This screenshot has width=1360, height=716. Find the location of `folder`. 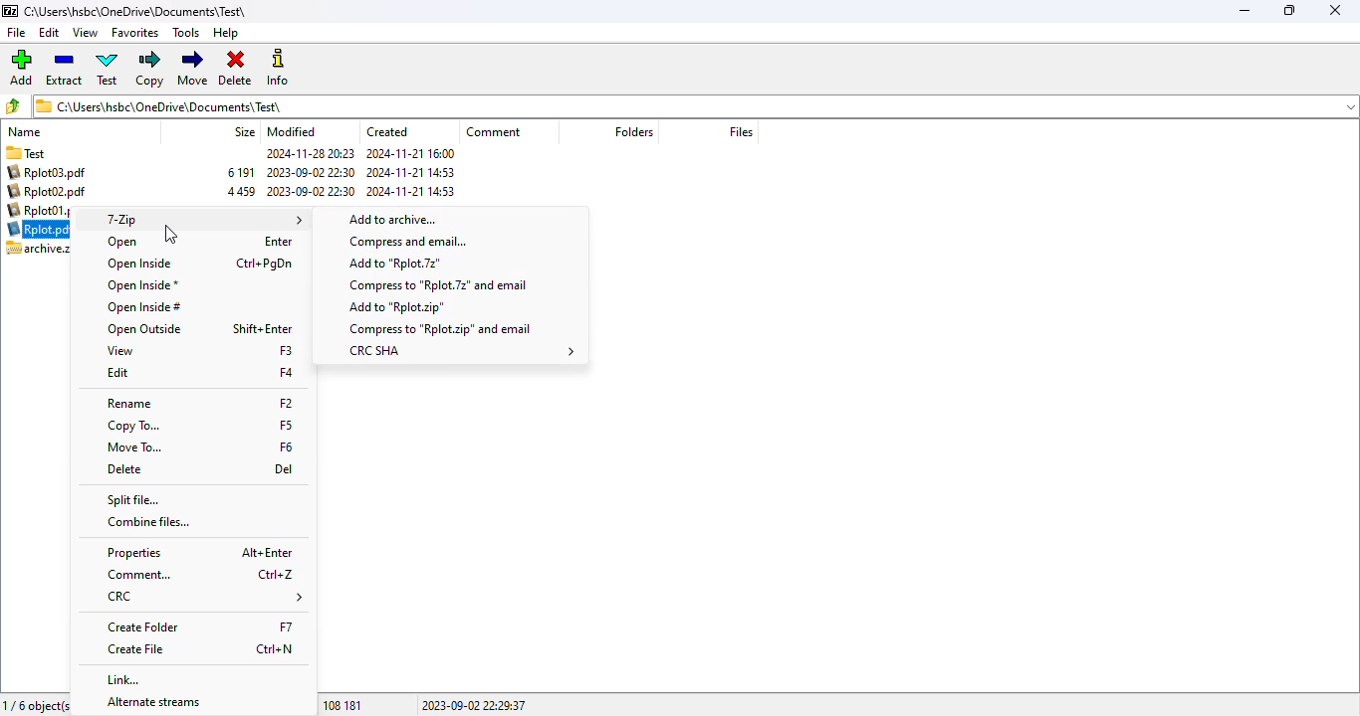

folder is located at coordinates (40, 151).